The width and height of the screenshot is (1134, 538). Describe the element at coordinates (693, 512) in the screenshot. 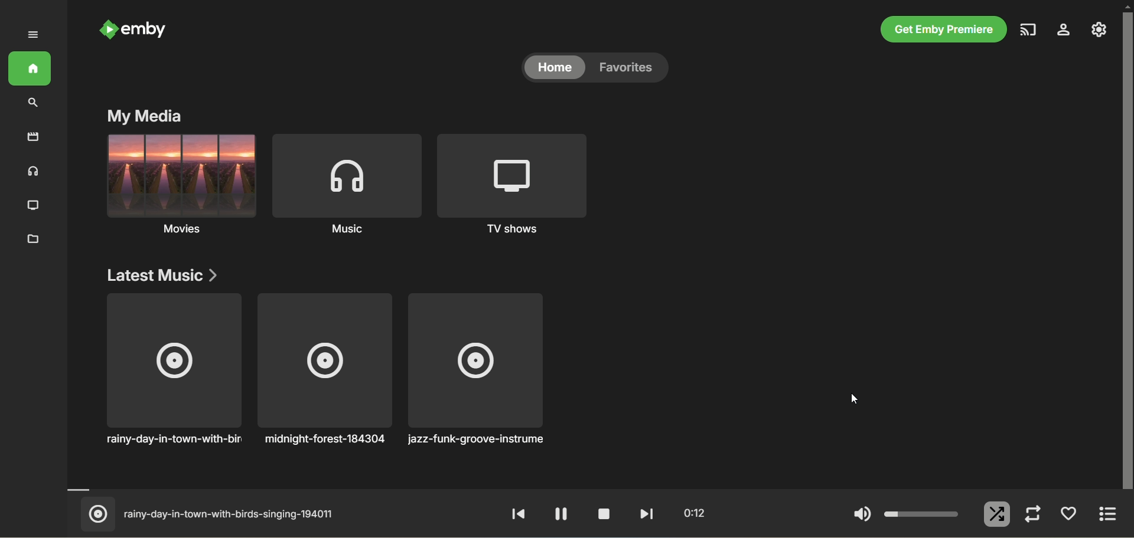

I see `0:12` at that location.